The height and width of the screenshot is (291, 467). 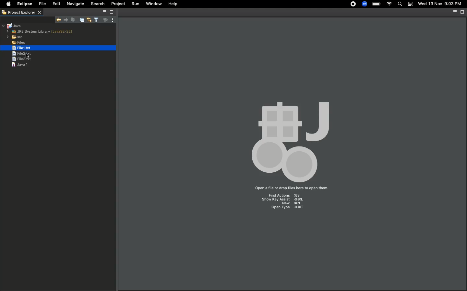 What do you see at coordinates (154, 4) in the screenshot?
I see `Window` at bounding box center [154, 4].